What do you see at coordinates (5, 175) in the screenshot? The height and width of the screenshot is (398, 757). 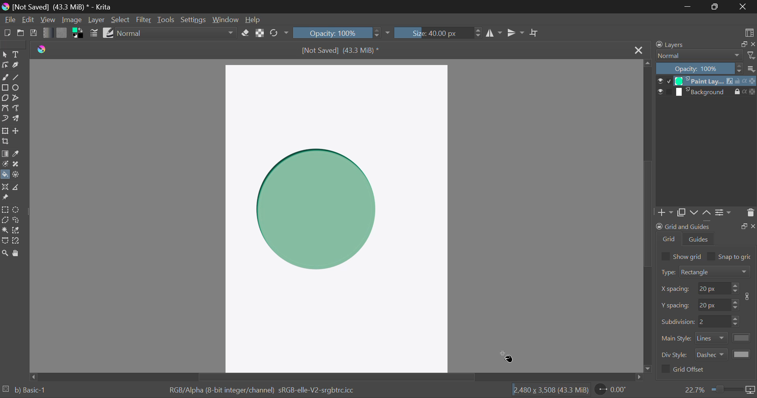 I see `Fill` at bounding box center [5, 175].